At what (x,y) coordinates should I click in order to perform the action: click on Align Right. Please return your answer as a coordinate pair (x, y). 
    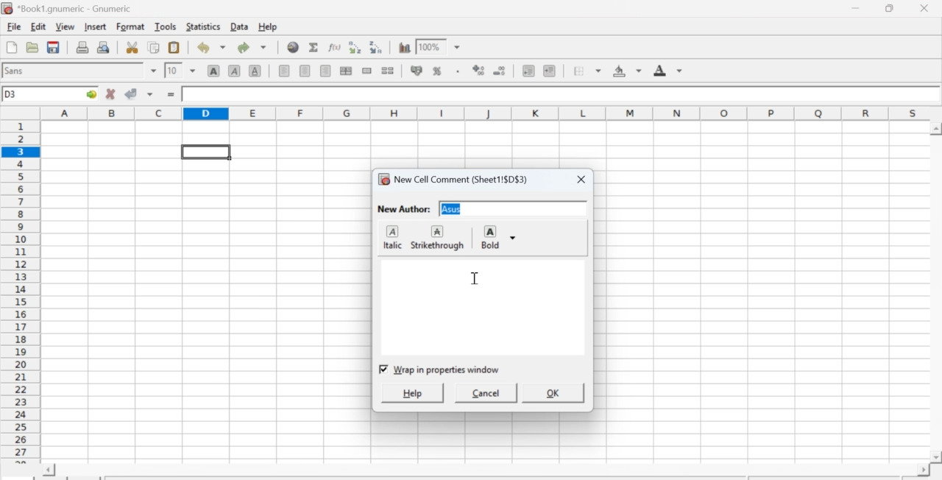
    Looking at the image, I should click on (326, 71).